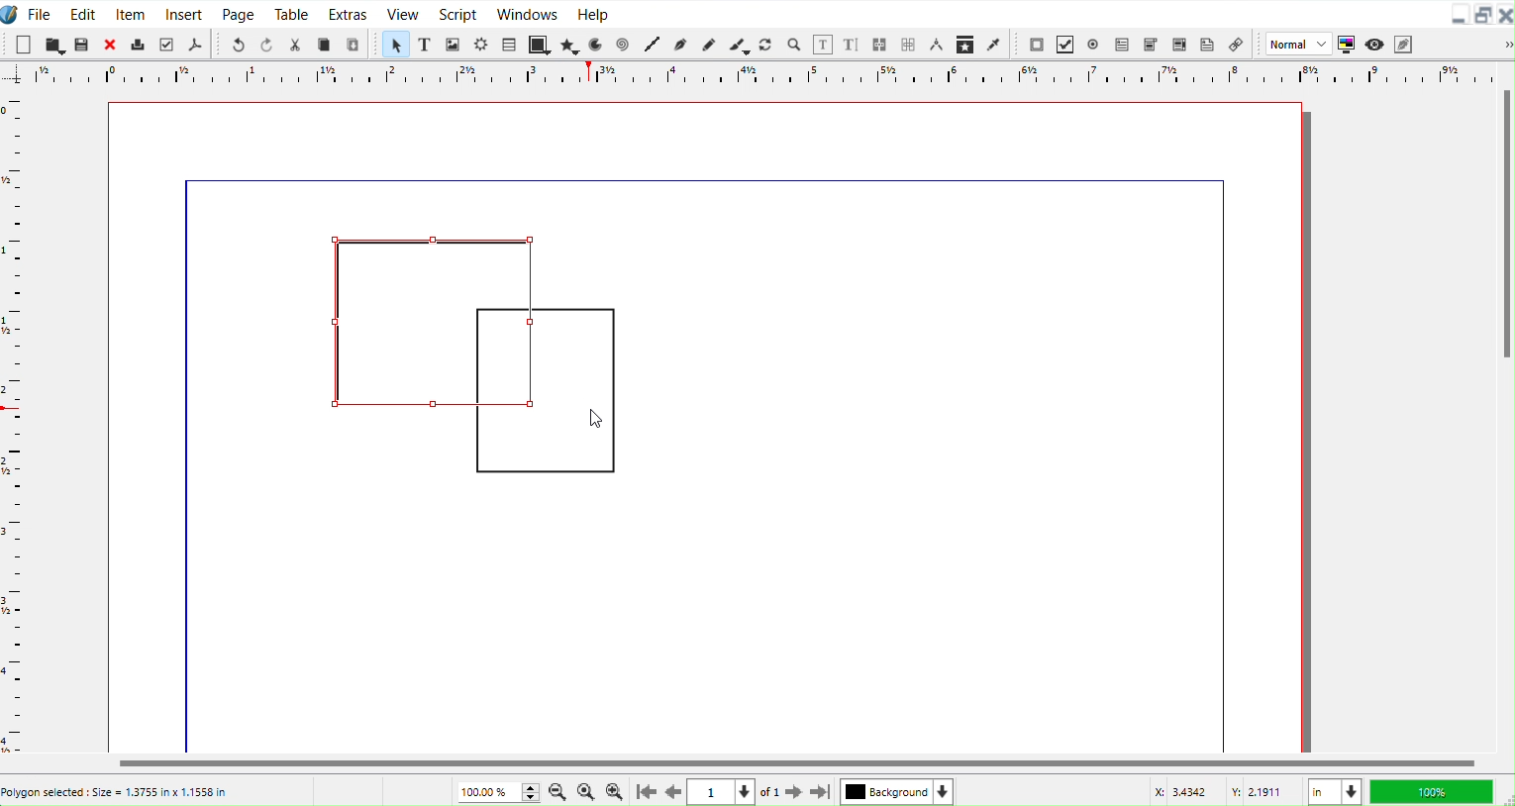 This screenshot has height=806, width=1515. What do you see at coordinates (769, 793) in the screenshot?
I see `of 1` at bounding box center [769, 793].